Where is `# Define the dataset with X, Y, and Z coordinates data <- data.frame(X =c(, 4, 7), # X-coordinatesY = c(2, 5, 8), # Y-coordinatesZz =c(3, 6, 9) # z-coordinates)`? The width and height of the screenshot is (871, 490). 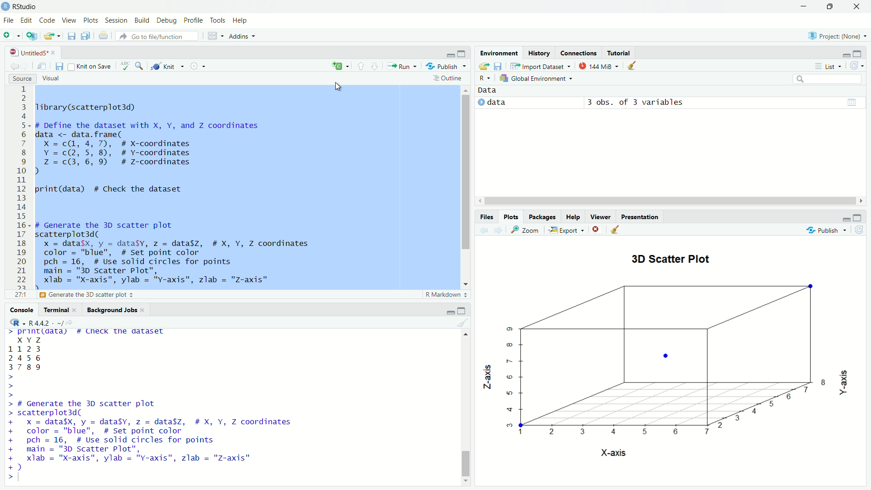 # Define the dataset with X, Y, and Z coordinates data <- data.frame(X =c(, 4, 7), # X-coordinatesY = c(2, 5, 8), # Y-coordinatesZz =c(3, 6, 9) # z-coordinates) is located at coordinates (153, 148).